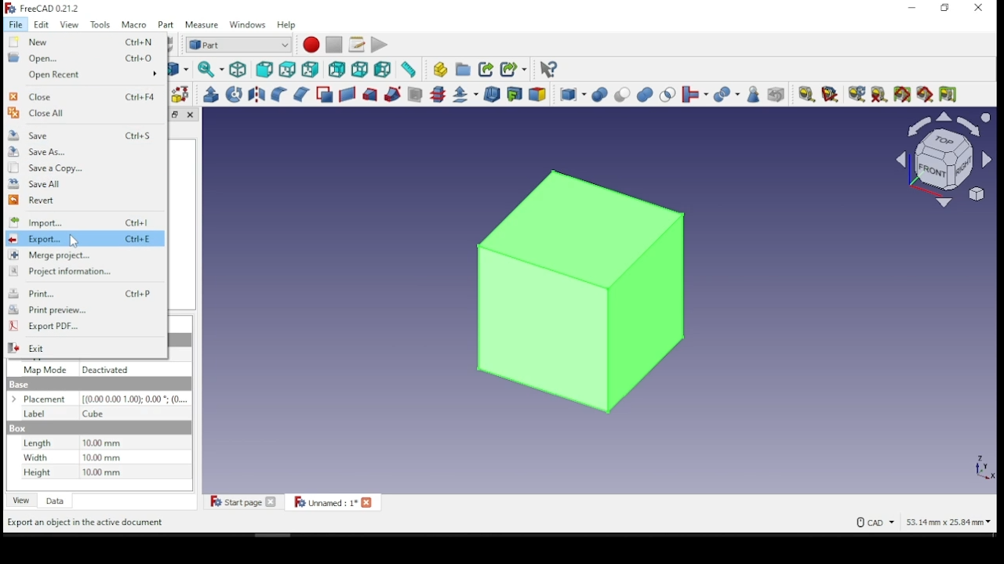  What do you see at coordinates (645, 95) in the screenshot?
I see `union` at bounding box center [645, 95].